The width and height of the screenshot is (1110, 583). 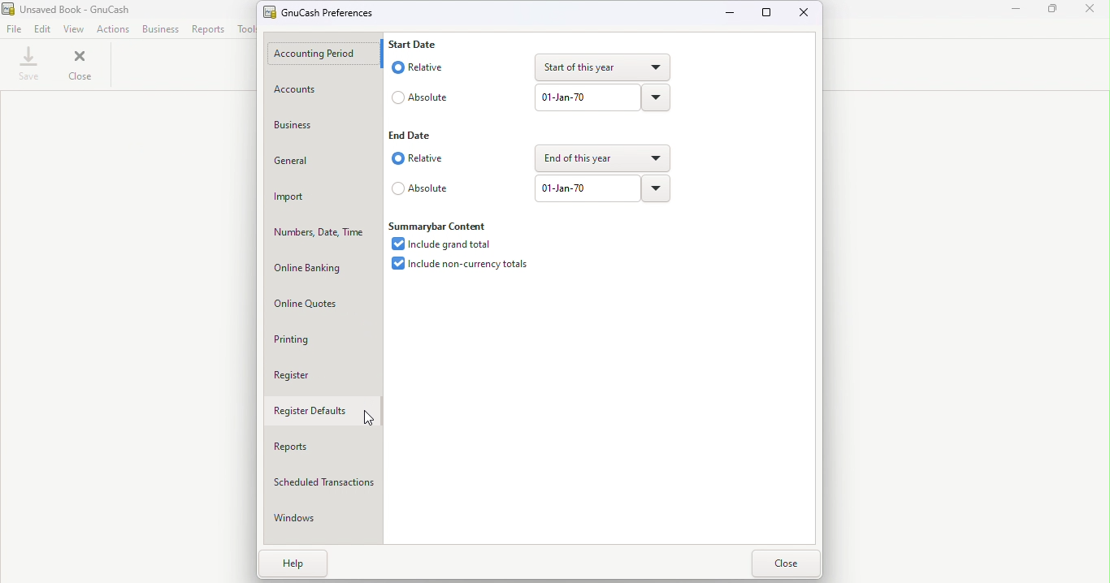 I want to click on General, so click(x=317, y=158).